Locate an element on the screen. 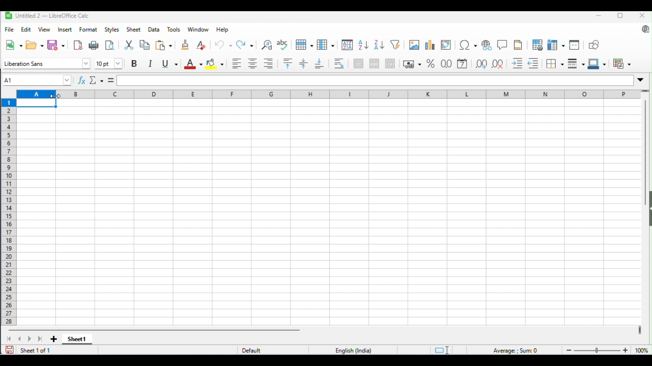 This screenshot has width=652, height=366. background color is located at coordinates (215, 63).